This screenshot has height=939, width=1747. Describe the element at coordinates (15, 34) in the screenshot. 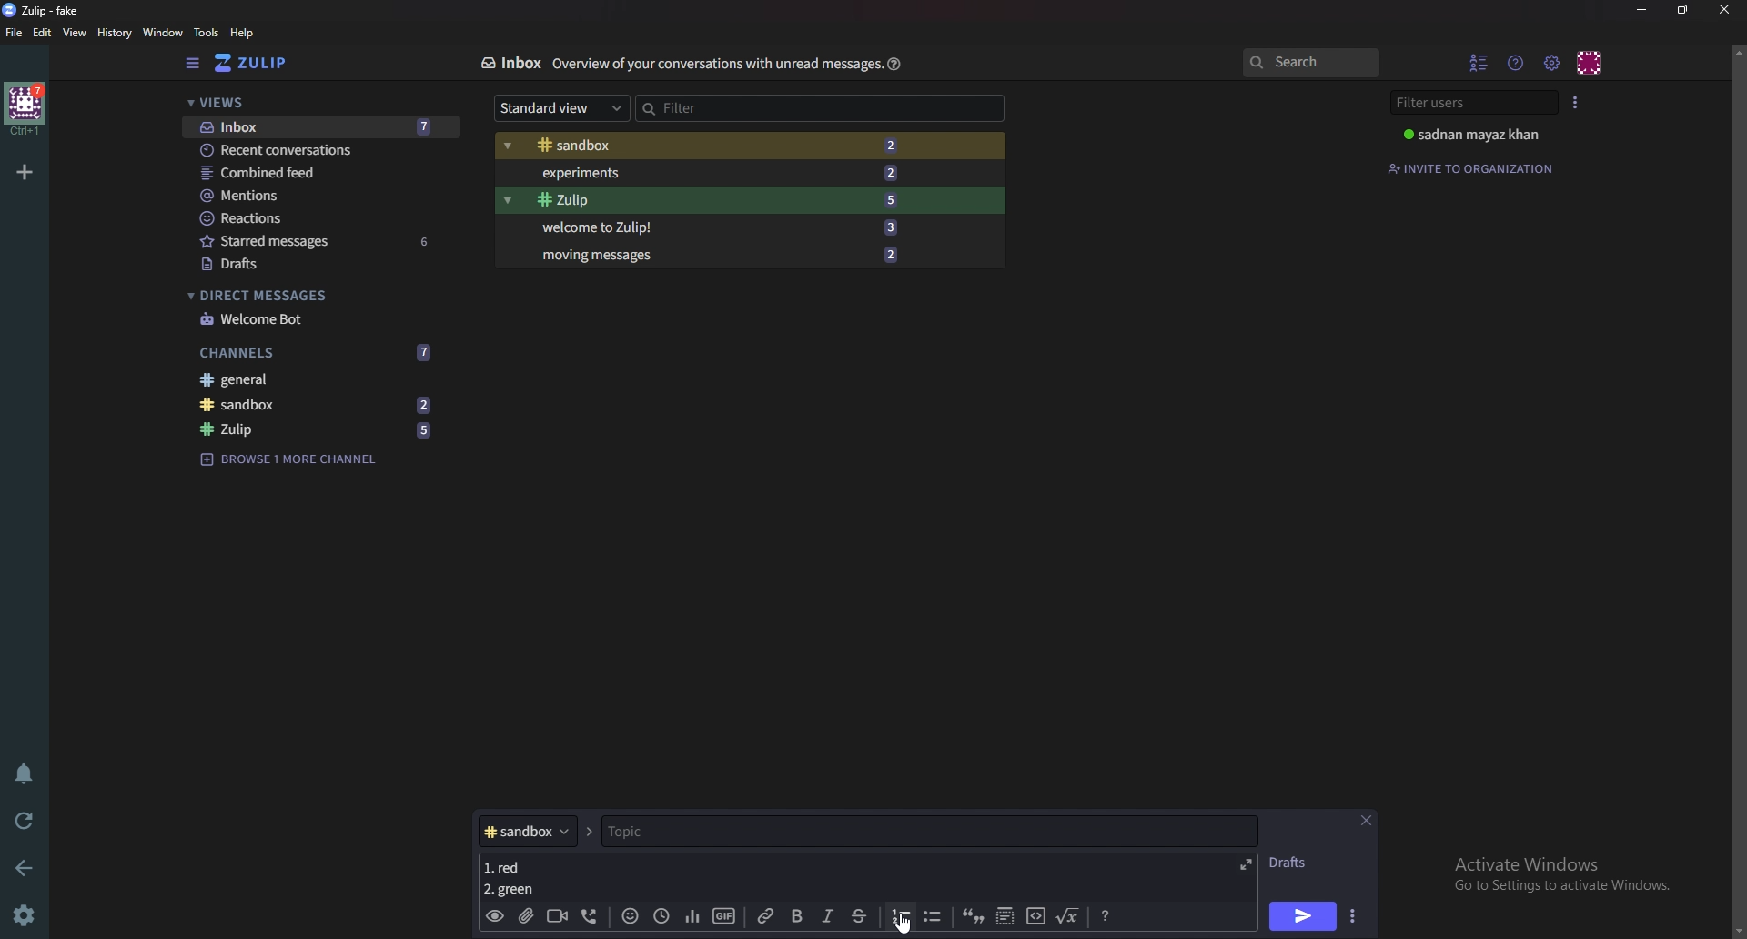

I see `File` at that location.